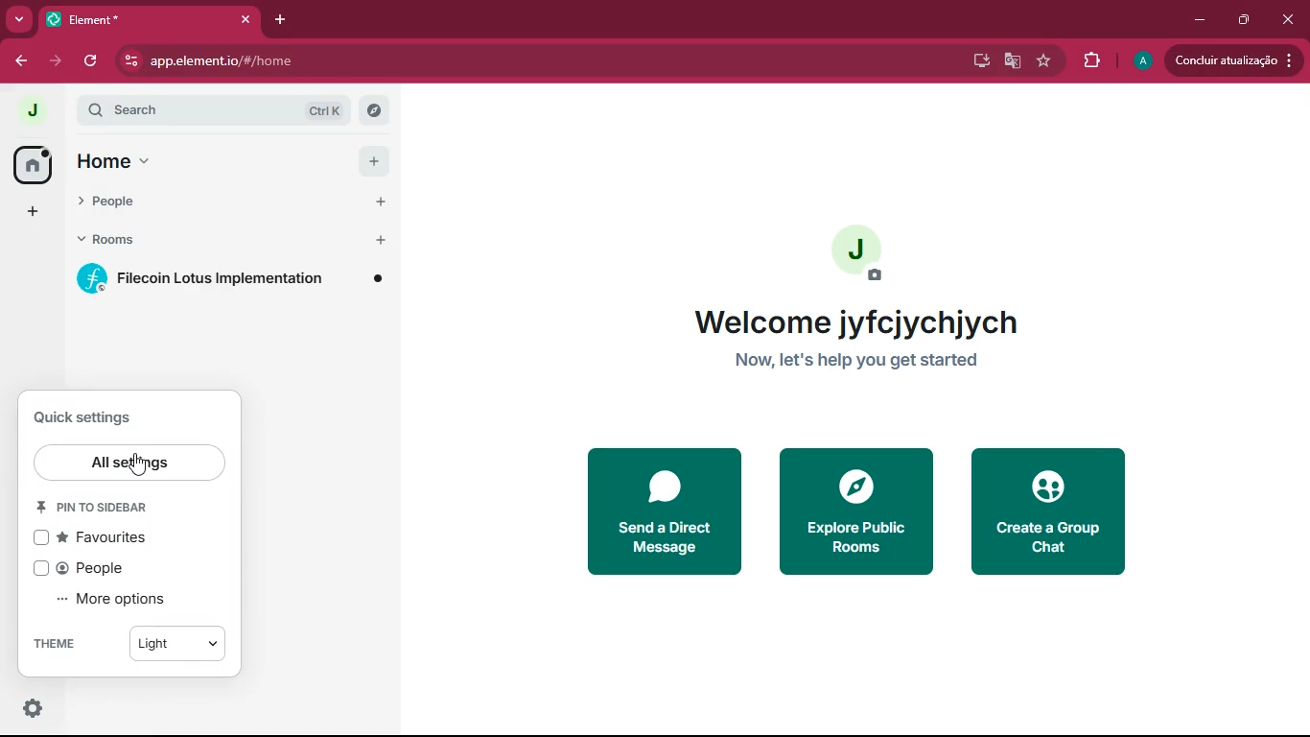 The width and height of the screenshot is (1310, 737). Describe the element at coordinates (178, 643) in the screenshot. I see `light` at that location.